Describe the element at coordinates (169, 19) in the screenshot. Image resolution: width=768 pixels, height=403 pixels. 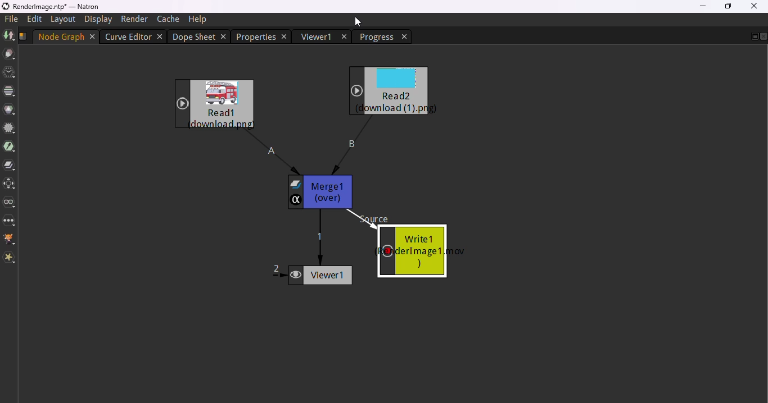
I see `cache` at that location.